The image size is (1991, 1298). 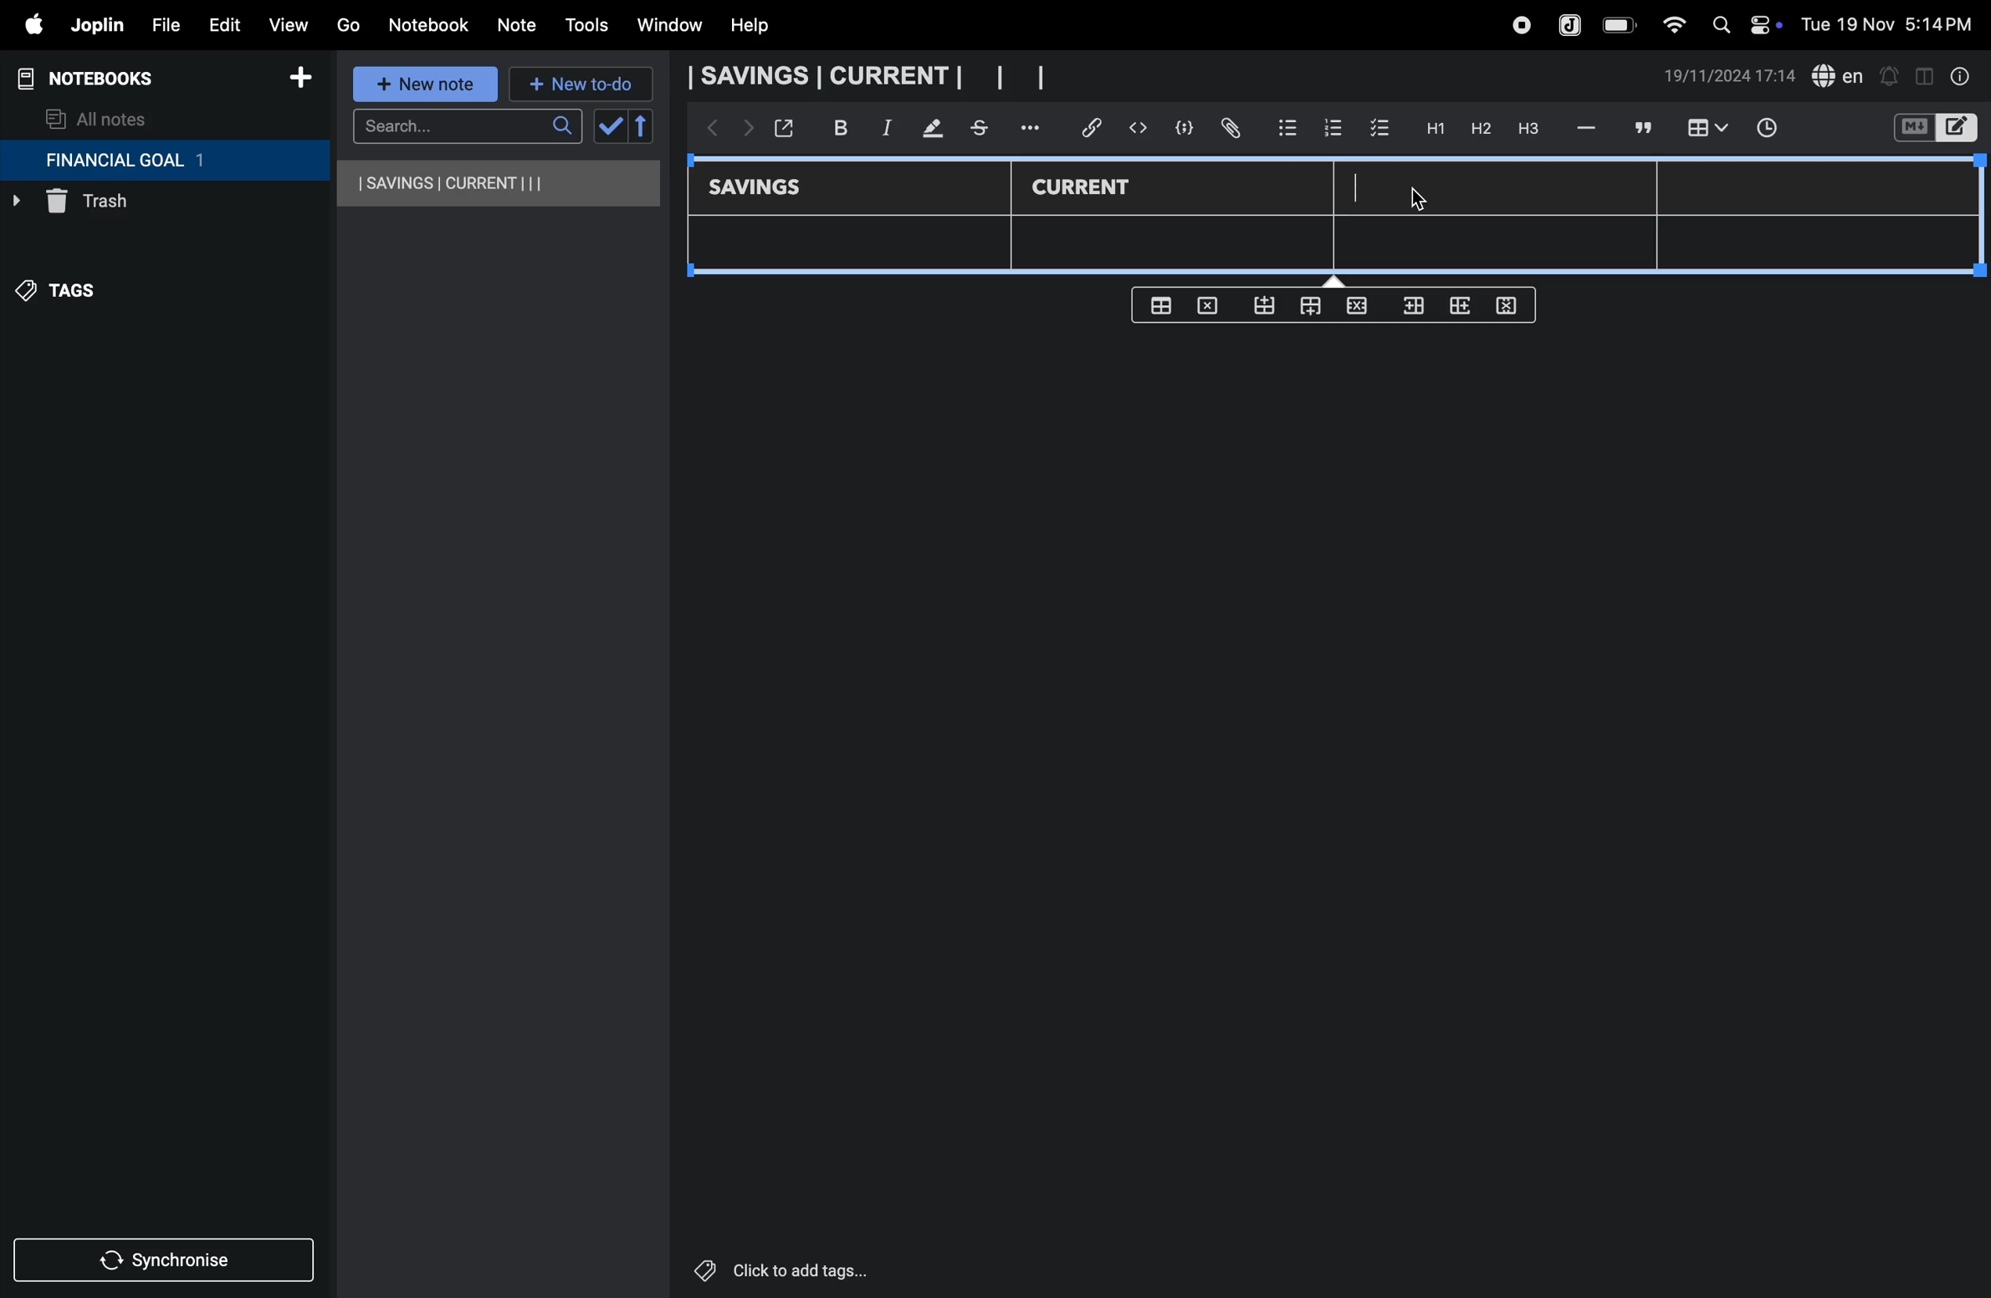 I want to click on create table, so click(x=1160, y=305).